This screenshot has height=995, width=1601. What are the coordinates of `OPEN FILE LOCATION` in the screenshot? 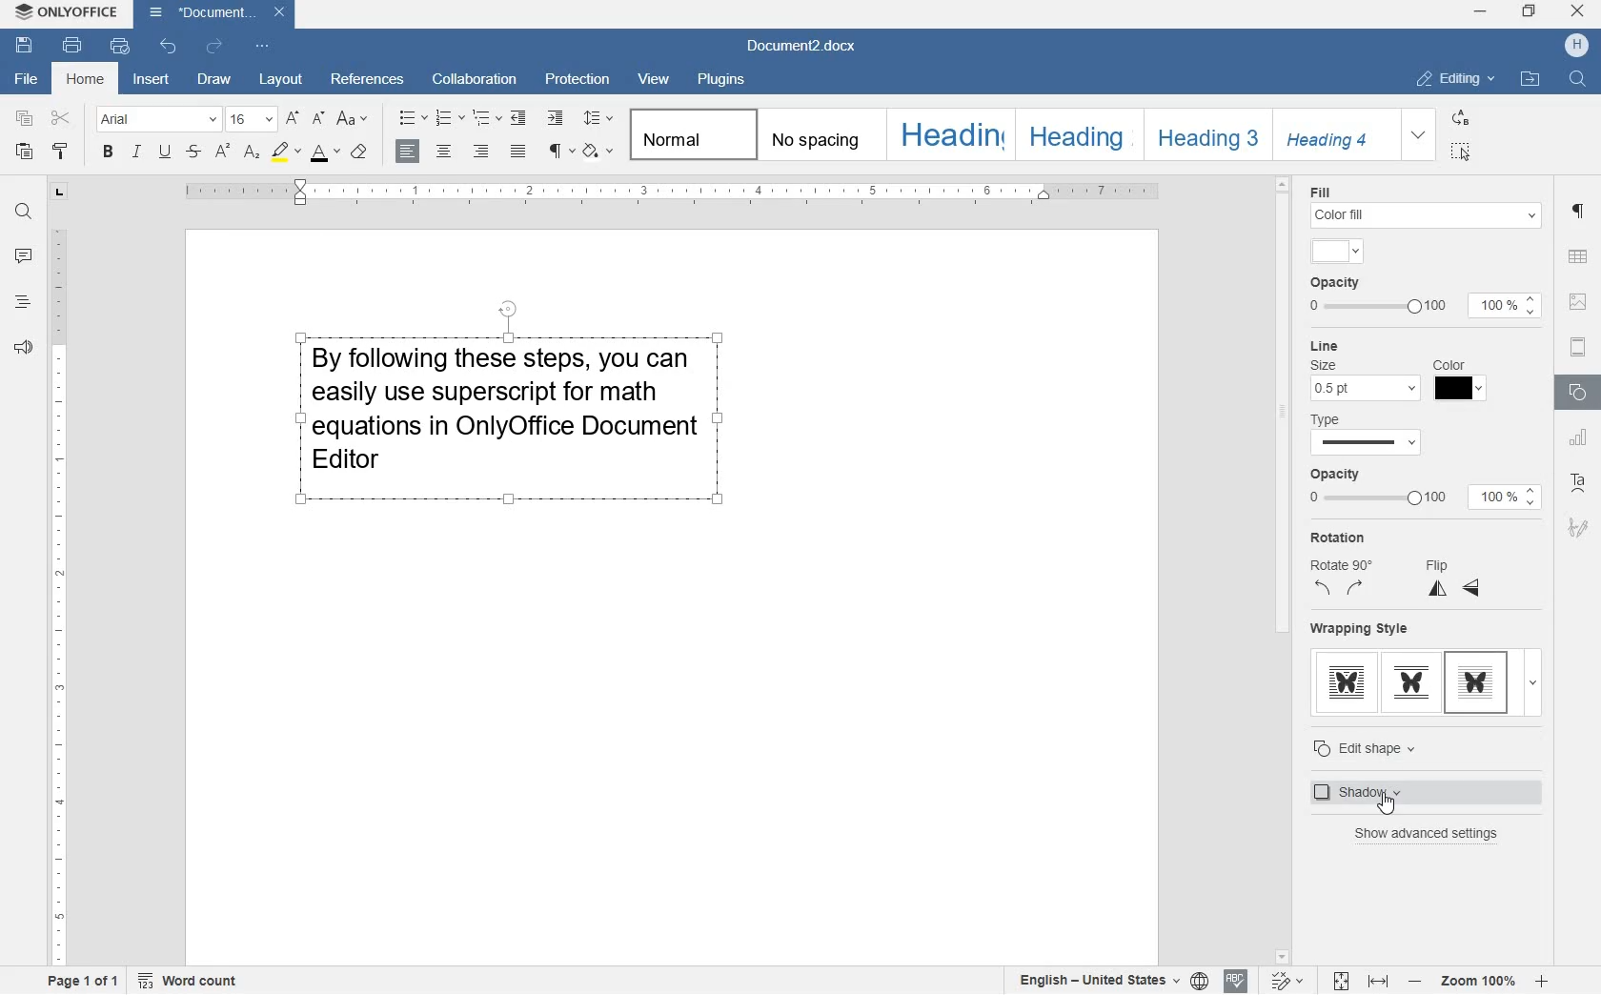 It's located at (1530, 77).